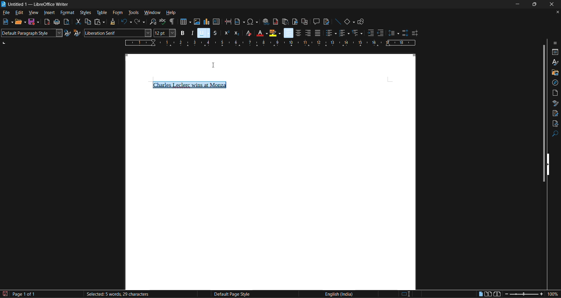 The image size is (561, 298). What do you see at coordinates (555, 113) in the screenshot?
I see `manage changes` at bounding box center [555, 113].